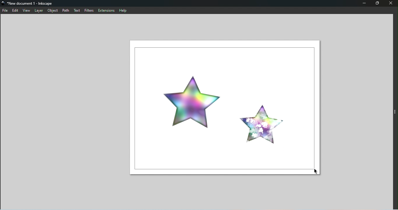 The image size is (398, 210). What do you see at coordinates (90, 10) in the screenshot?
I see `Filters` at bounding box center [90, 10].